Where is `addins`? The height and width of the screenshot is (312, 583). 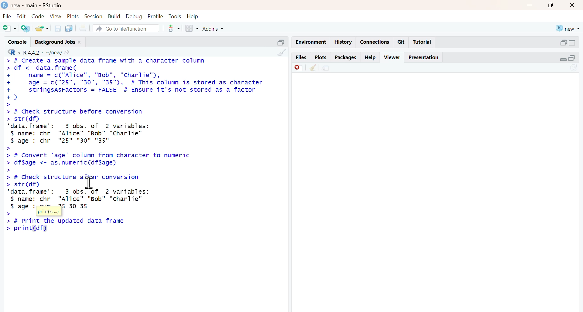
addins is located at coordinates (213, 29).